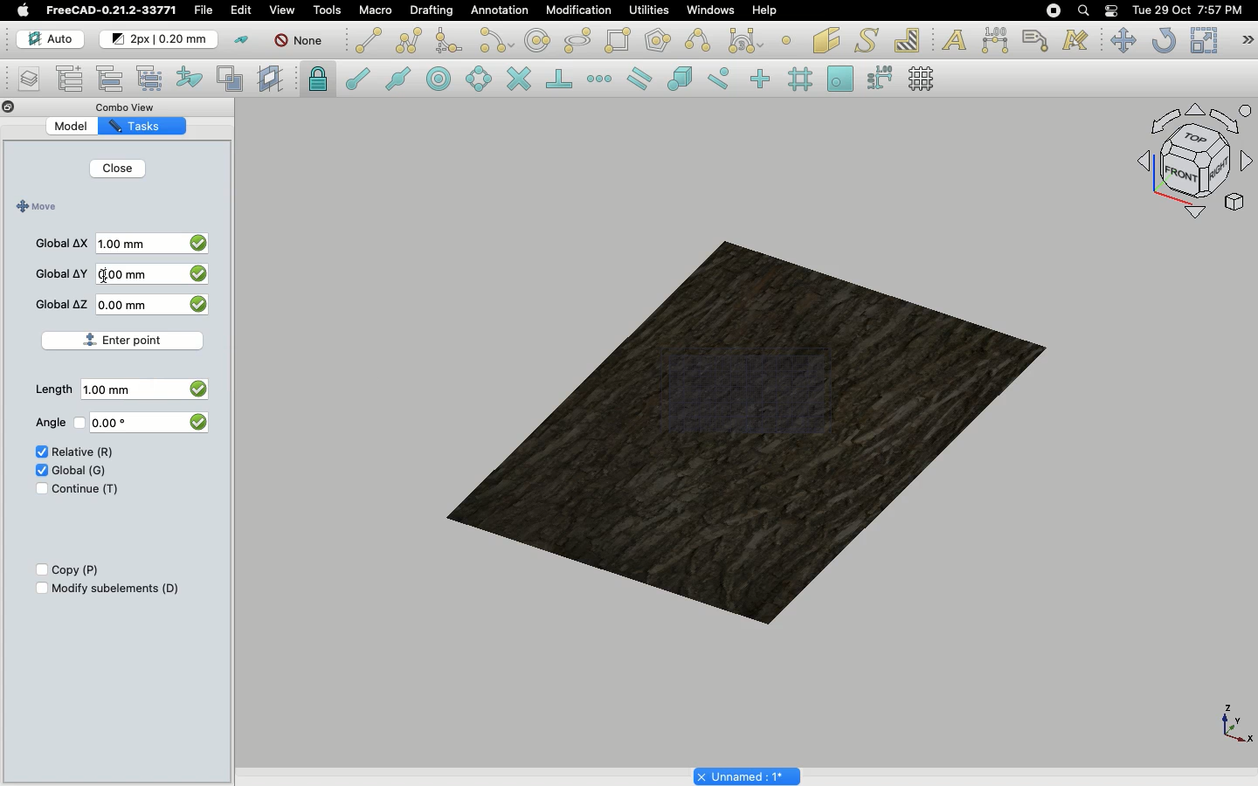 This screenshot has width=1258, height=786. I want to click on Create working plane proxy, so click(273, 79).